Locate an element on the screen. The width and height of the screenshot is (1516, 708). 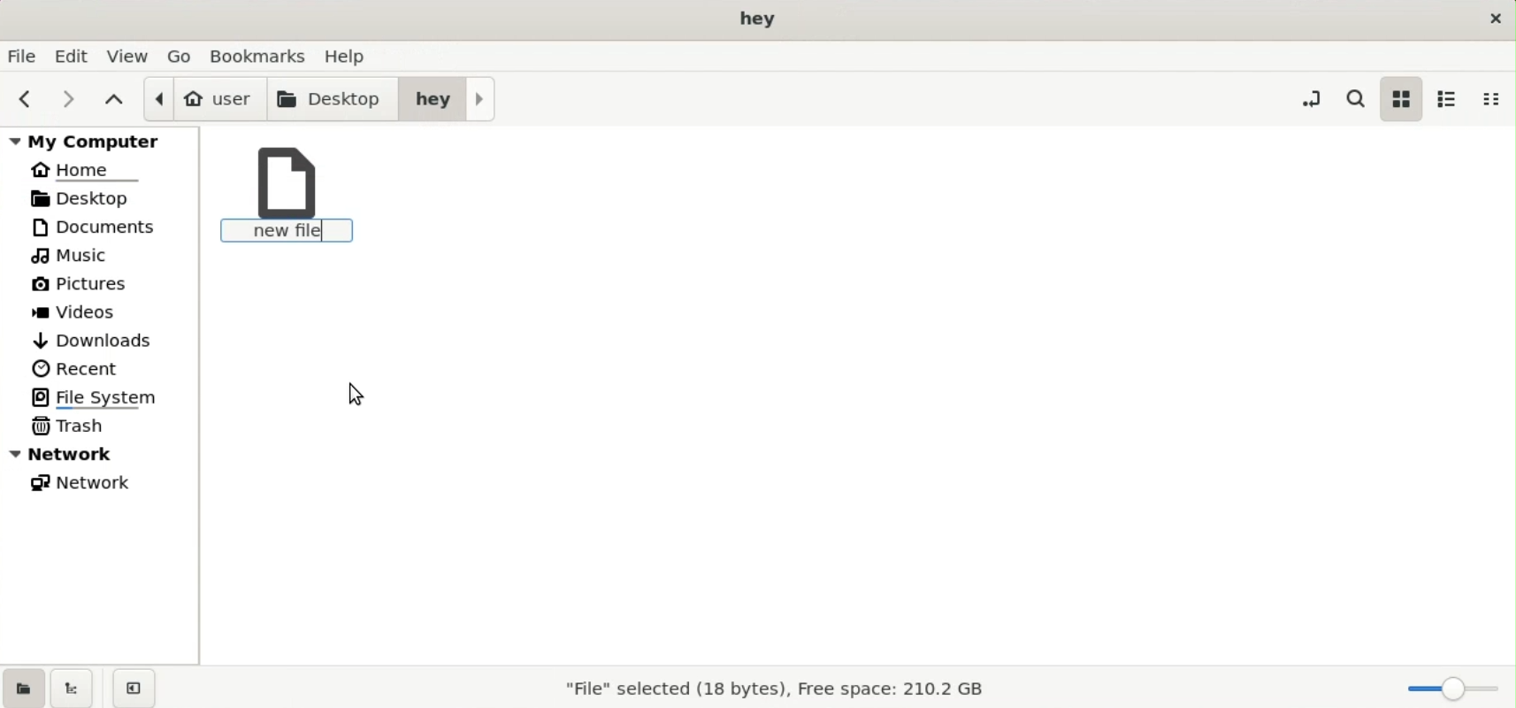
list view is located at coordinates (1447, 98).